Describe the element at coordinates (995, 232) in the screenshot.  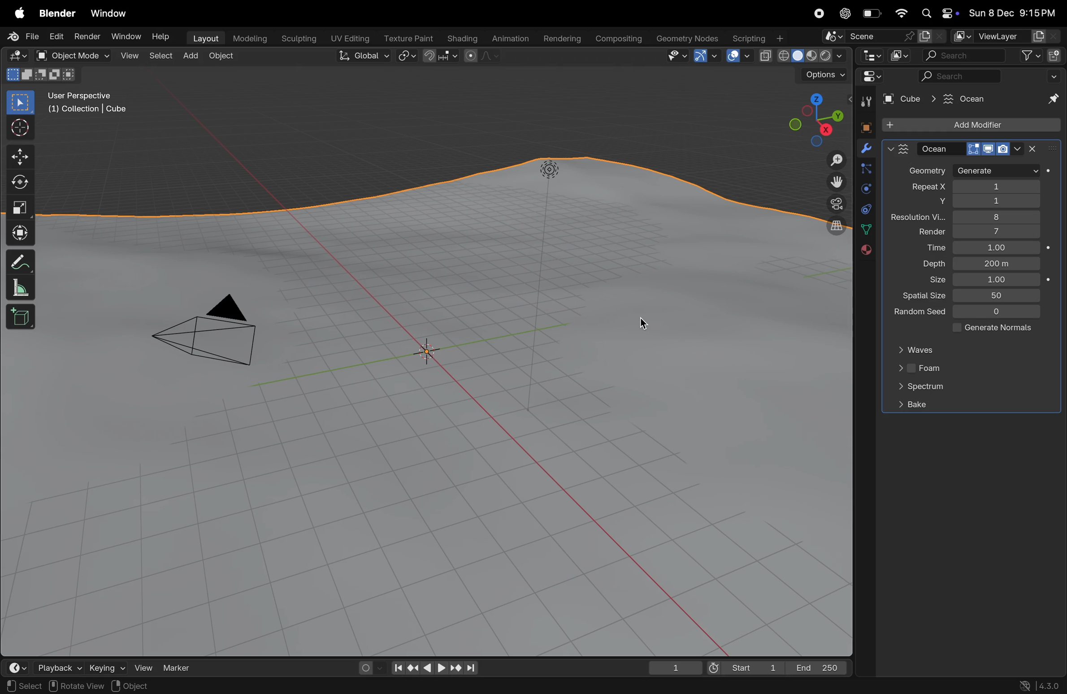
I see `7` at that location.